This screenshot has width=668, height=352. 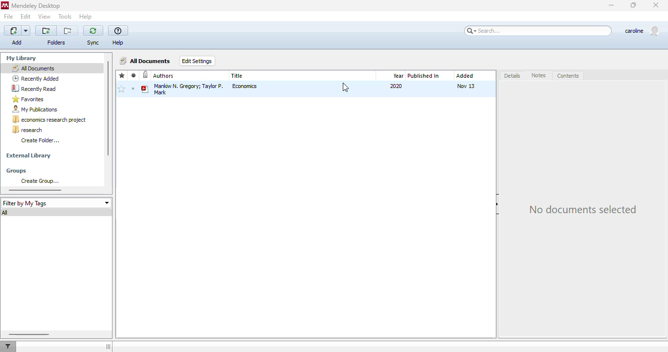 What do you see at coordinates (28, 99) in the screenshot?
I see `favorites` at bounding box center [28, 99].